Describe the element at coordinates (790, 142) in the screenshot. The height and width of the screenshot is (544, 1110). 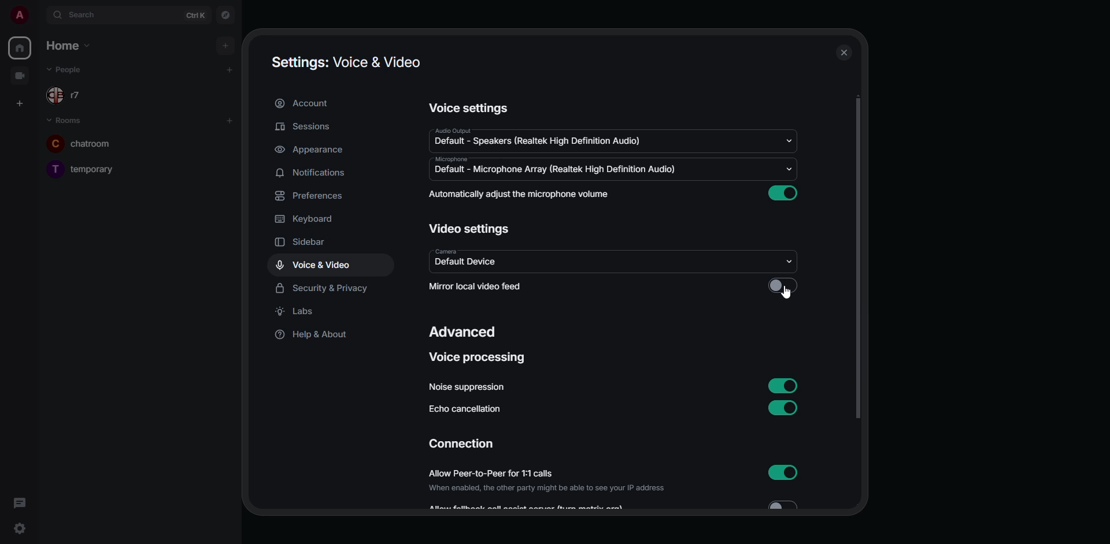
I see `drop down` at that location.